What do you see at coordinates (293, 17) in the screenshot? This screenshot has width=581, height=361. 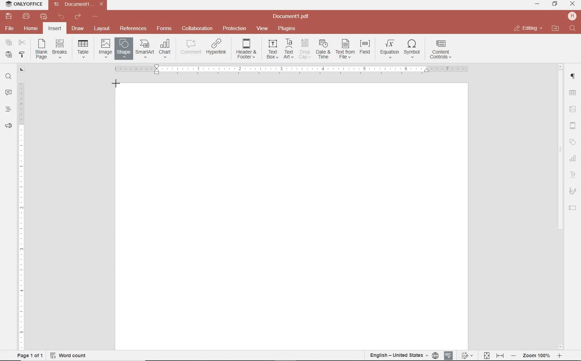 I see `file name` at bounding box center [293, 17].